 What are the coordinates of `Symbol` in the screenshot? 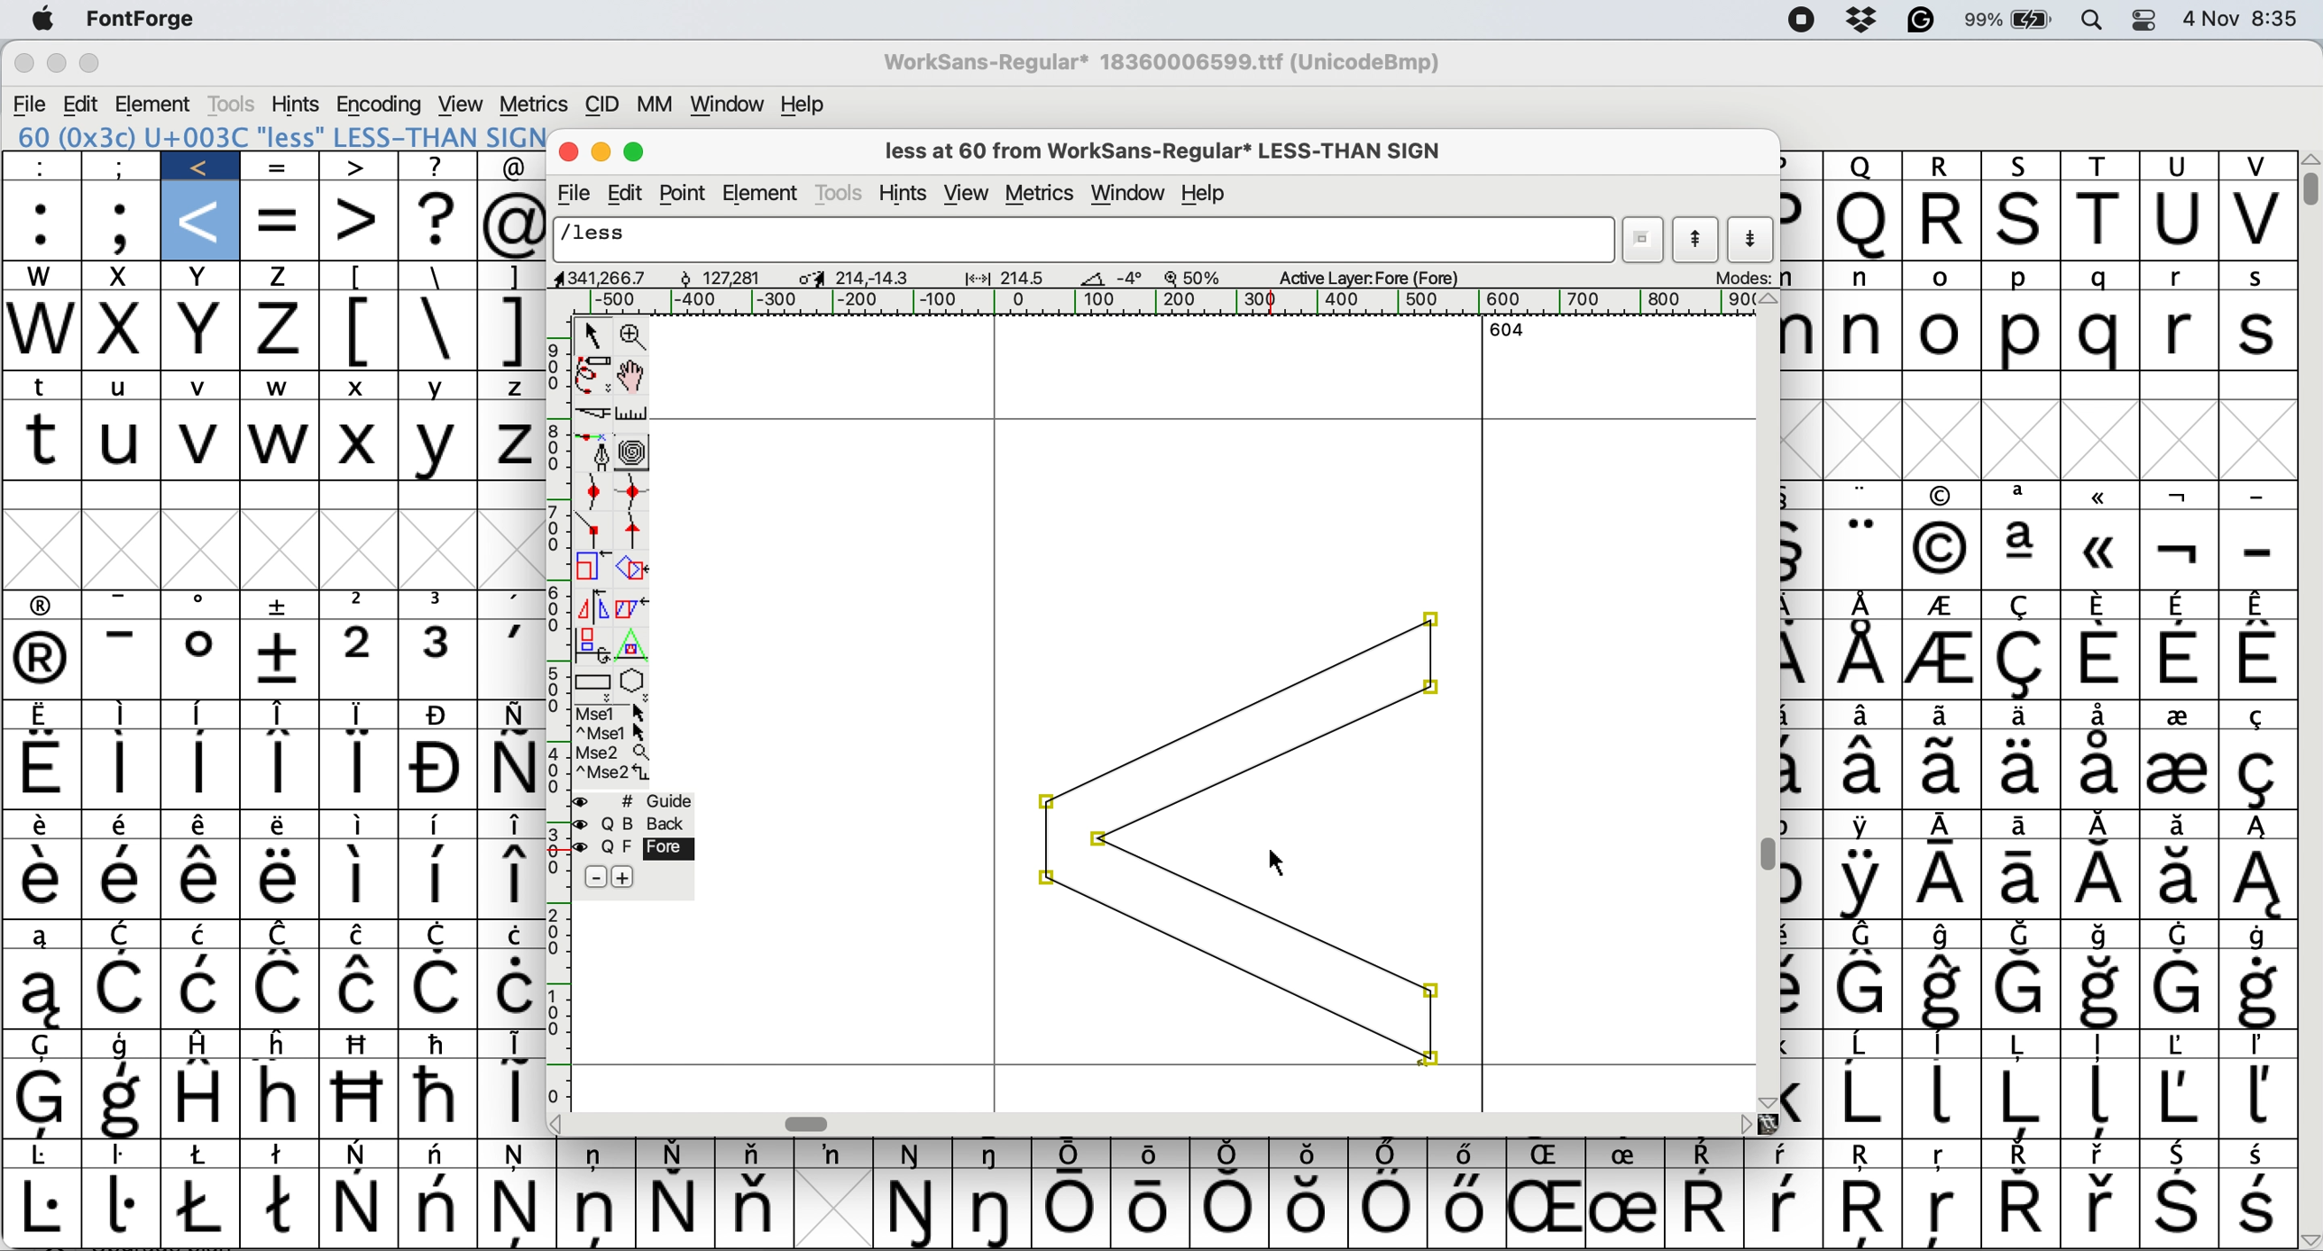 It's located at (2181, 661).